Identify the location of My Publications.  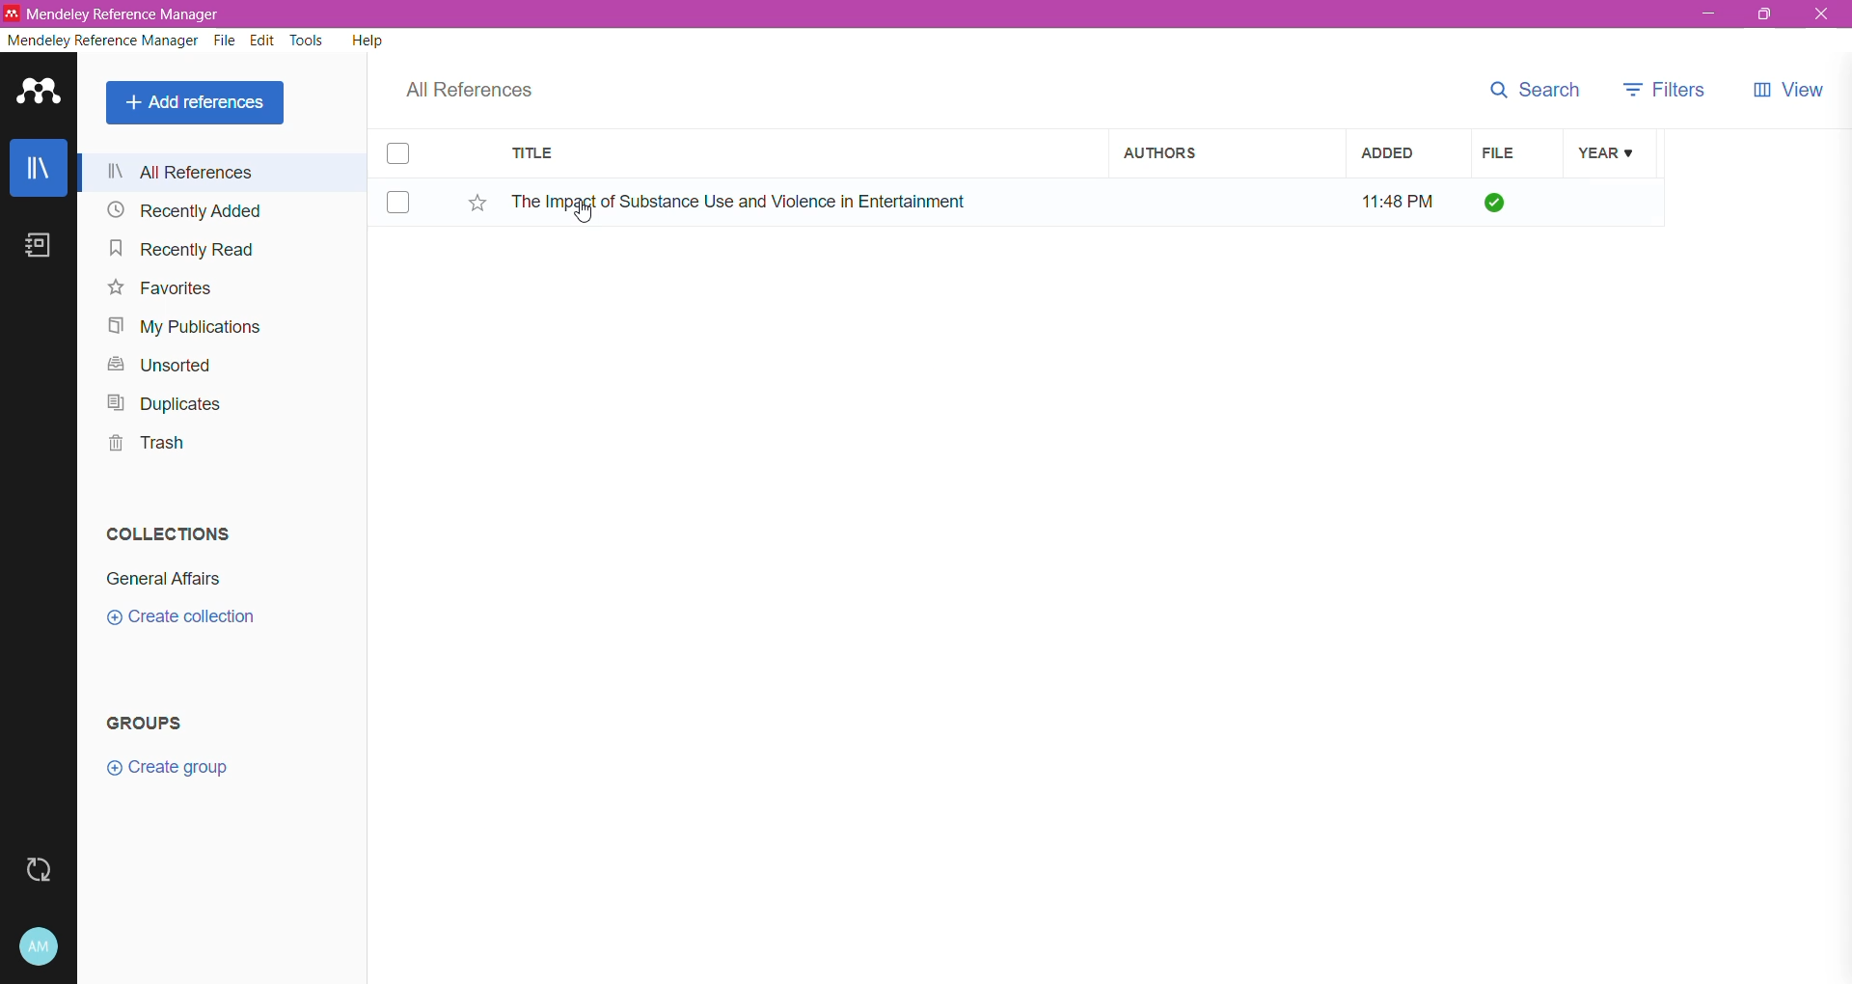
(180, 327).